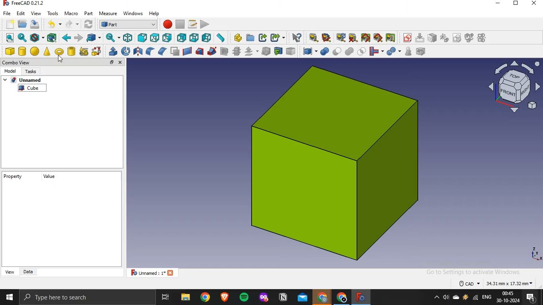 Image resolution: width=543 pixels, height=305 pixels. What do you see at coordinates (422, 52) in the screenshot?
I see `defeaturing` at bounding box center [422, 52].